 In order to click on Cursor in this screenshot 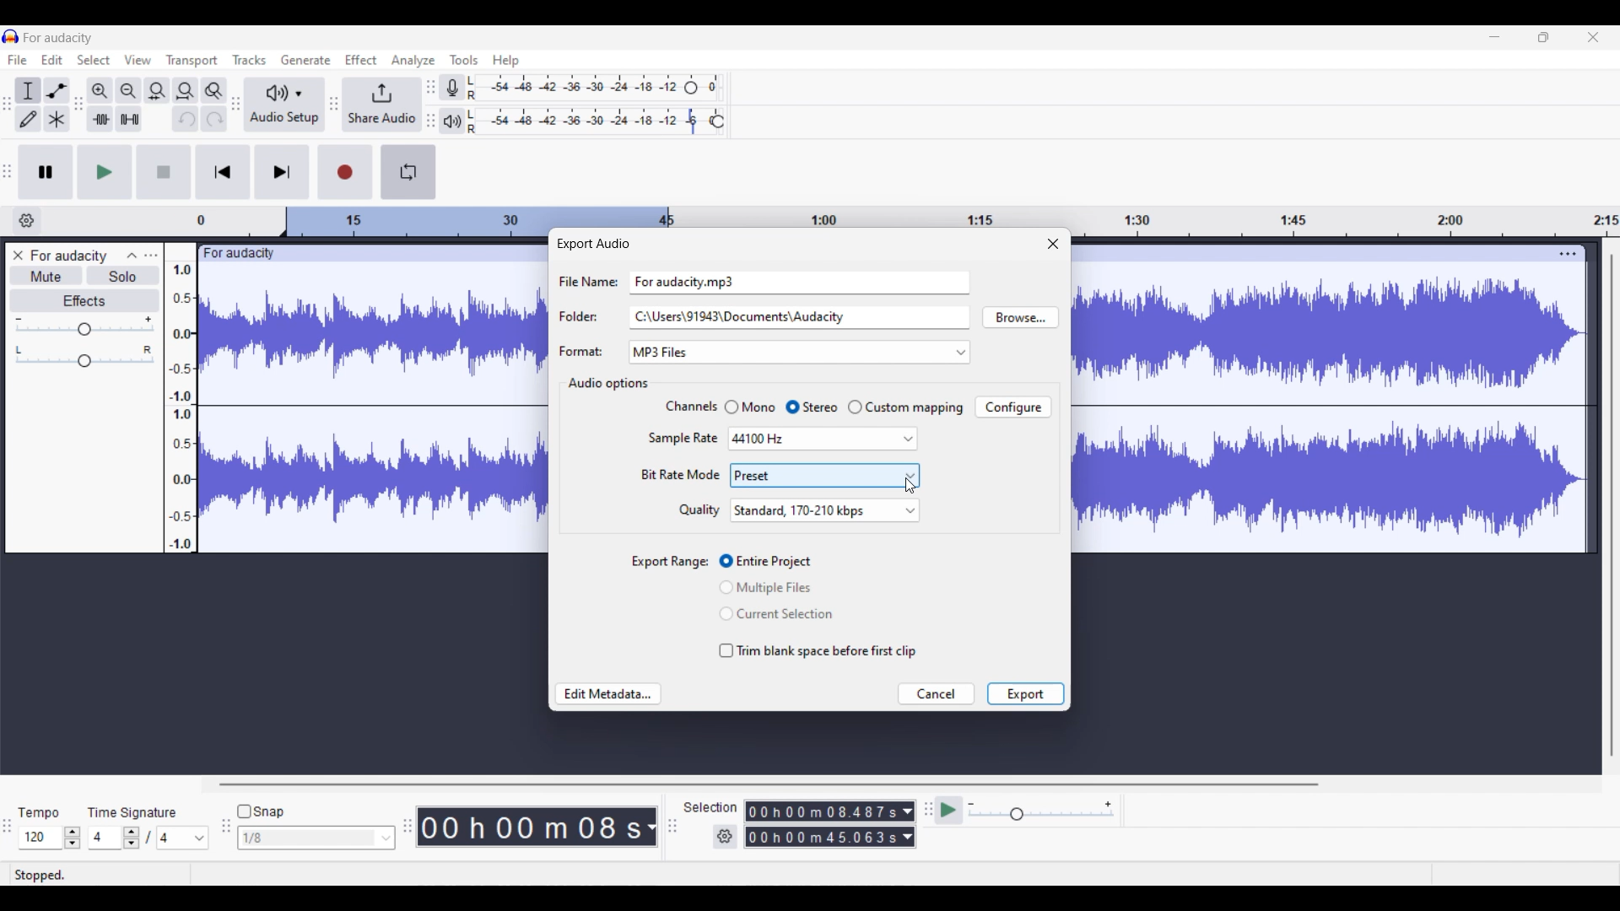, I will do `click(912, 485)`.